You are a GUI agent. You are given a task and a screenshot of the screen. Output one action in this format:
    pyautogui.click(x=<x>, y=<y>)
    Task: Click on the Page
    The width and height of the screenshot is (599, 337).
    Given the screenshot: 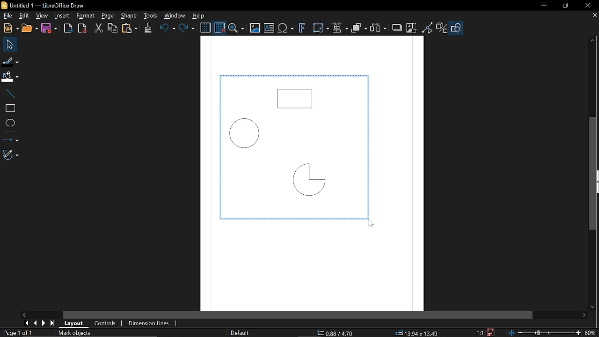 What is the action you would take?
    pyautogui.click(x=106, y=16)
    